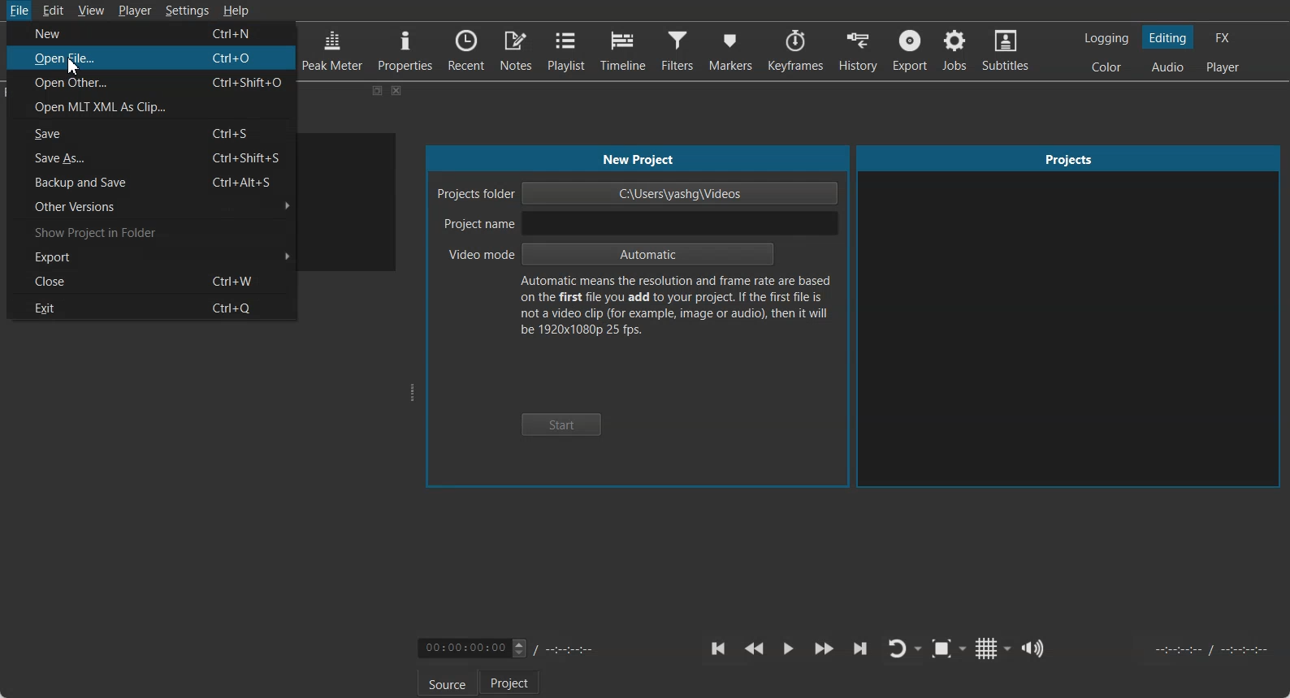 This screenshot has height=698, width=1290. I want to click on Toggle play, so click(789, 648).